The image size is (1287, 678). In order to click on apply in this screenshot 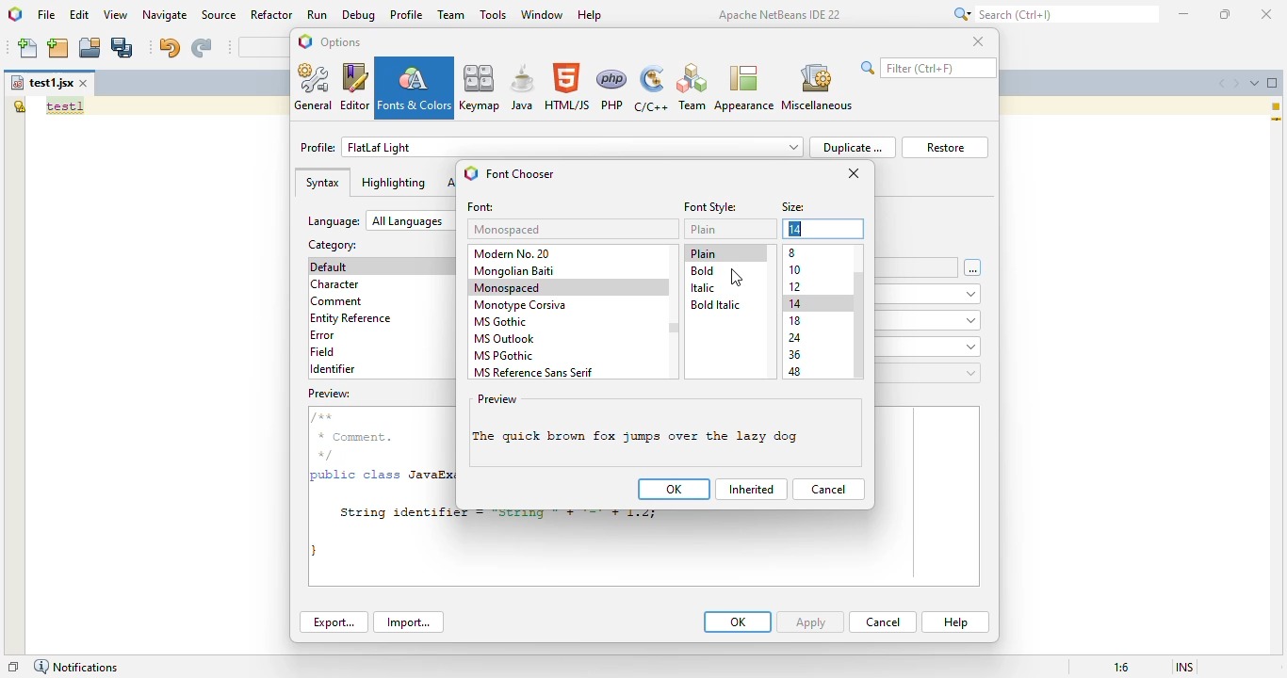, I will do `click(812, 621)`.